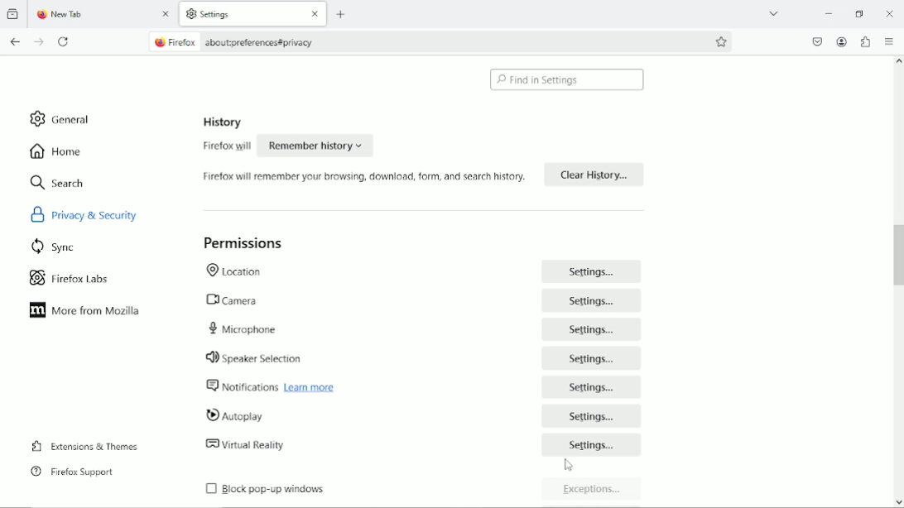  Describe the element at coordinates (590, 387) in the screenshot. I see `Settings...` at that location.